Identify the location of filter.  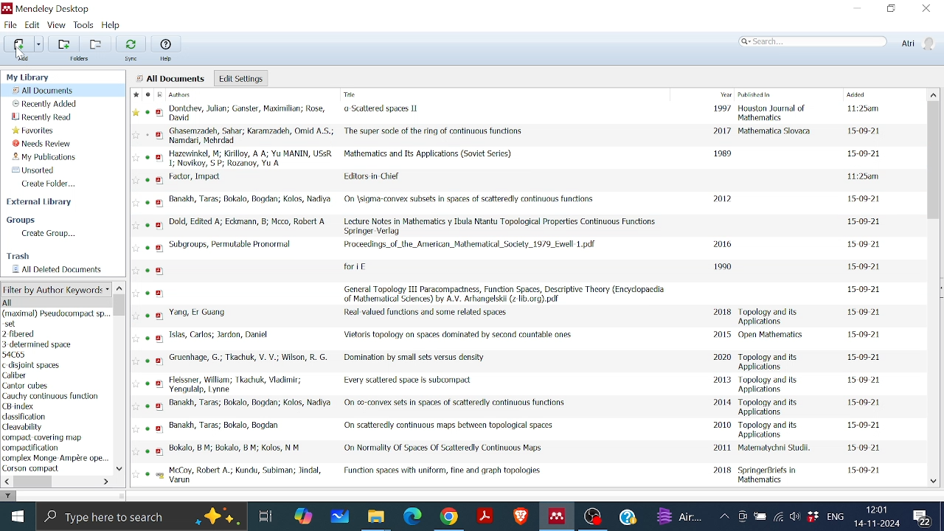
(8, 496).